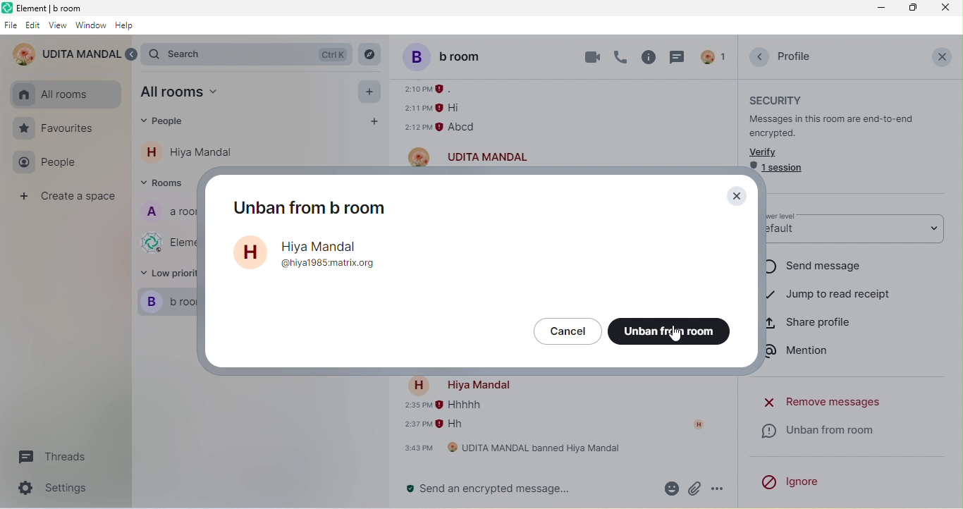  What do you see at coordinates (778, 168) in the screenshot?
I see `1 session` at bounding box center [778, 168].